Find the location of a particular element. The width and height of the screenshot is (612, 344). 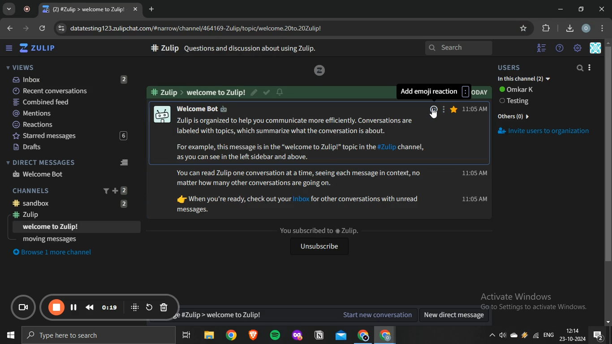

cursor is located at coordinates (436, 116).